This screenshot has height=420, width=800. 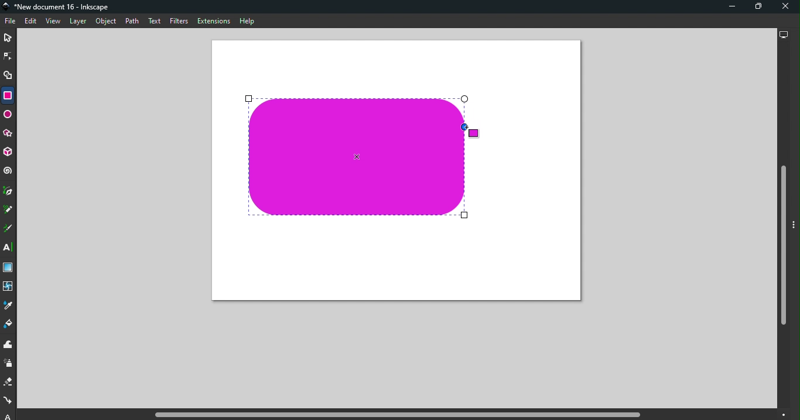 What do you see at coordinates (78, 22) in the screenshot?
I see `Layer` at bounding box center [78, 22].